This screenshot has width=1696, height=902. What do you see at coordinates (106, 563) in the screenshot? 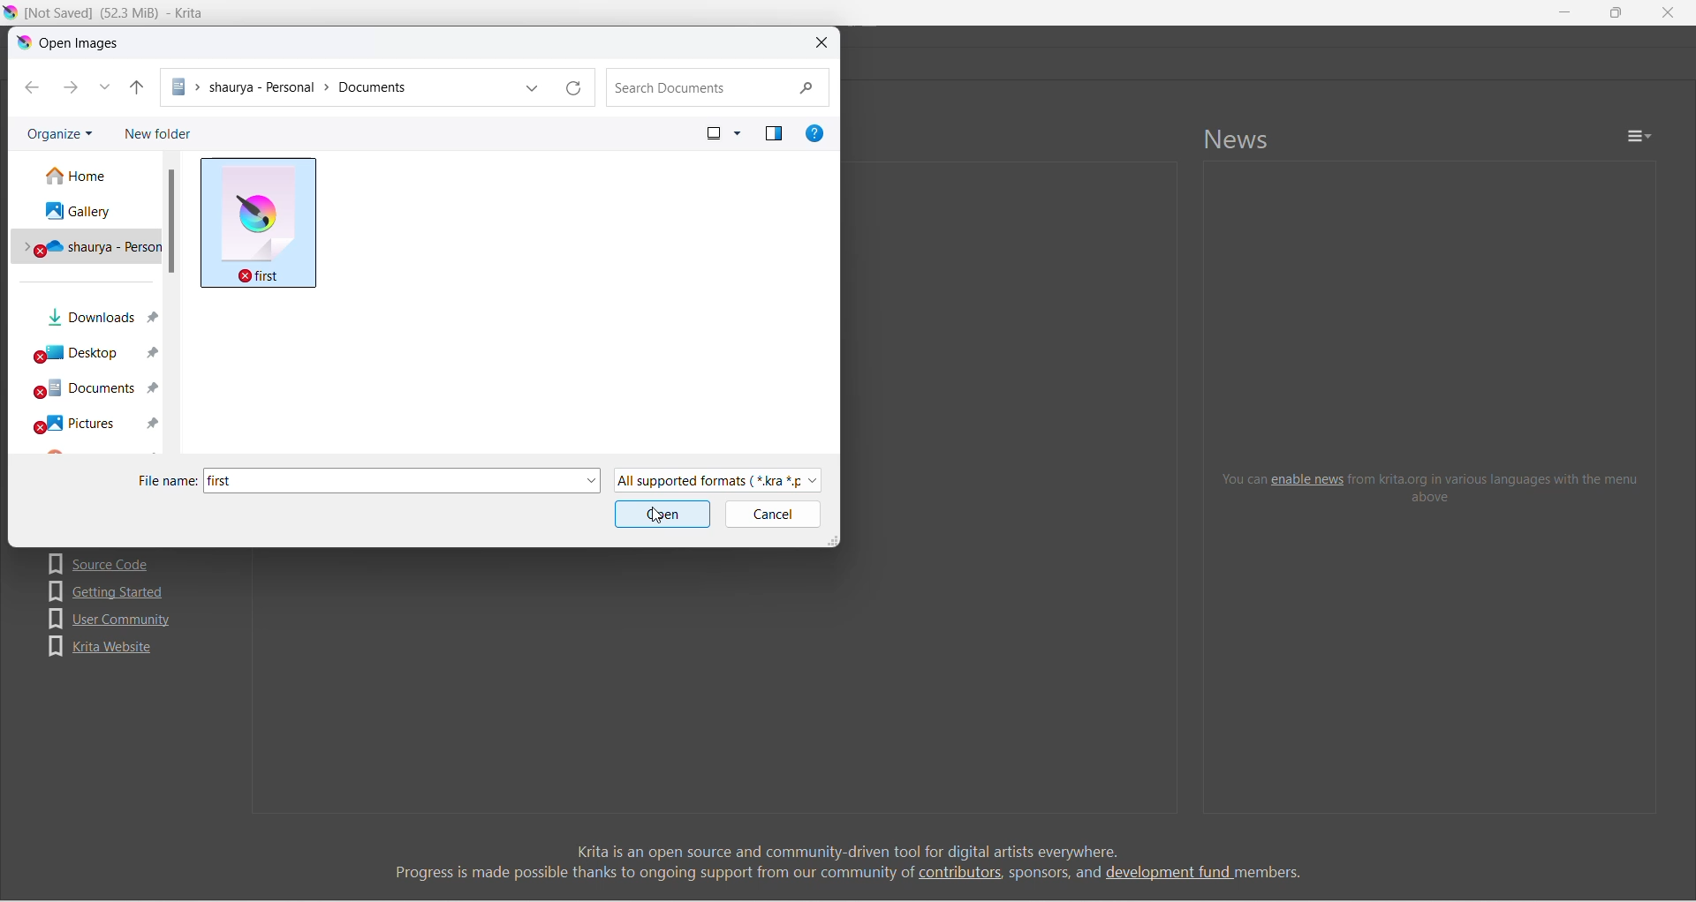
I see `SOURCE CODE` at bounding box center [106, 563].